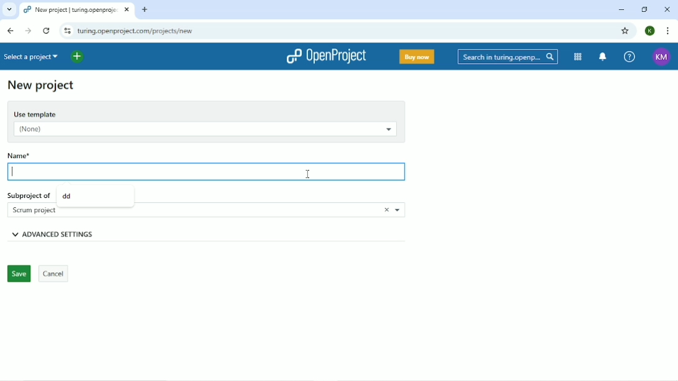 The height and width of the screenshot is (381, 678). I want to click on Cursor, so click(308, 174).